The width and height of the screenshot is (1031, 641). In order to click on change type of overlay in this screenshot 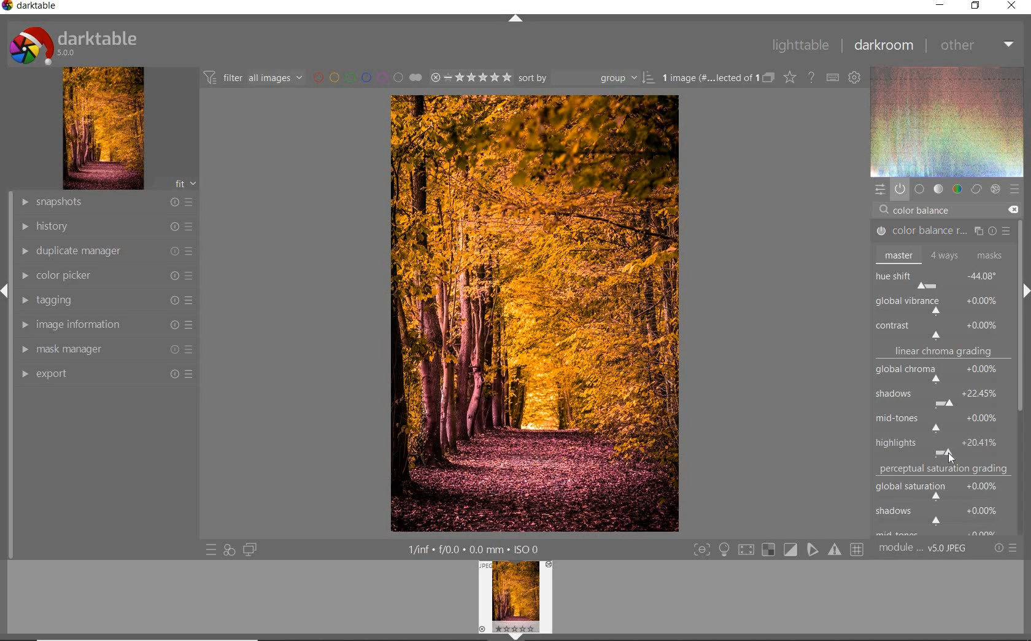, I will do `click(789, 79)`.